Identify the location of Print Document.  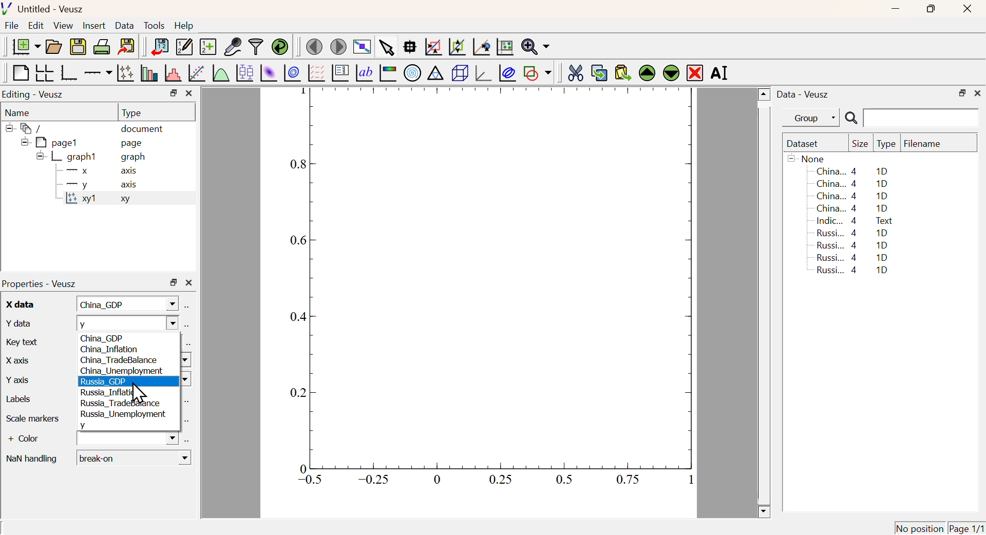
(101, 46).